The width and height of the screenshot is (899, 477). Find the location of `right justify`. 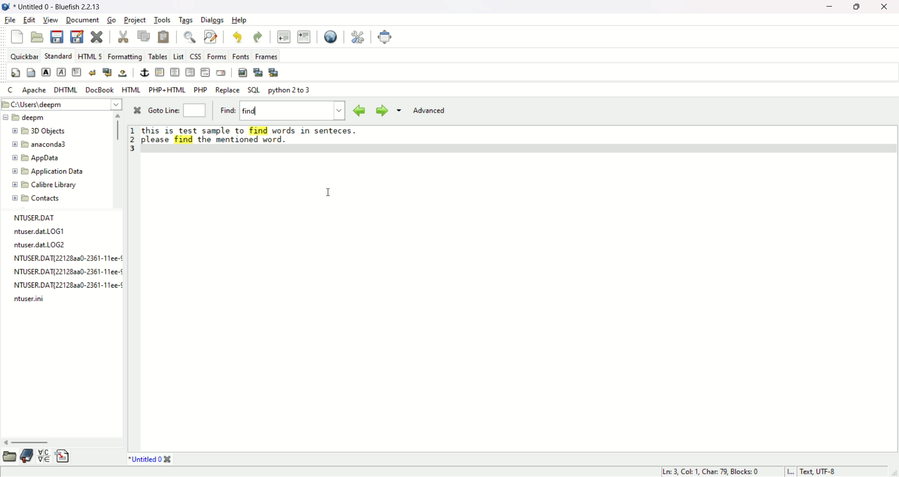

right justify is located at coordinates (189, 72).